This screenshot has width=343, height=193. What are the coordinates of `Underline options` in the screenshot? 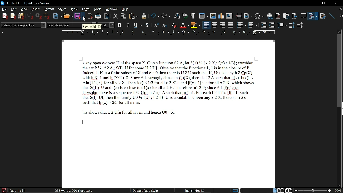 It's located at (137, 24).